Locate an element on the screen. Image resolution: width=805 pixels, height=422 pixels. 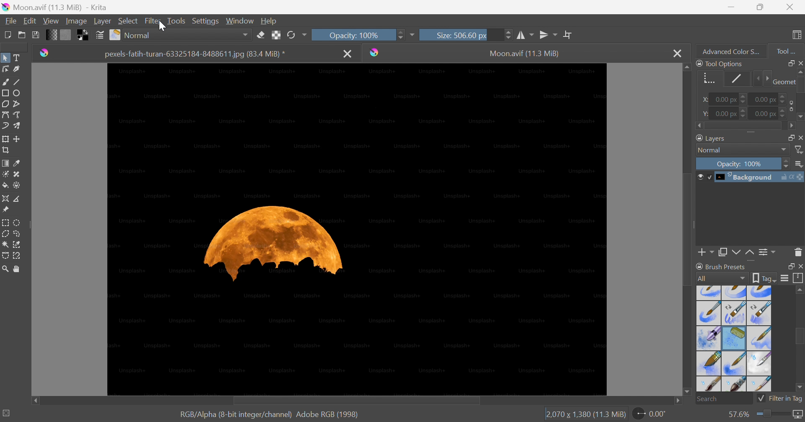
Edit is located at coordinates (30, 21).